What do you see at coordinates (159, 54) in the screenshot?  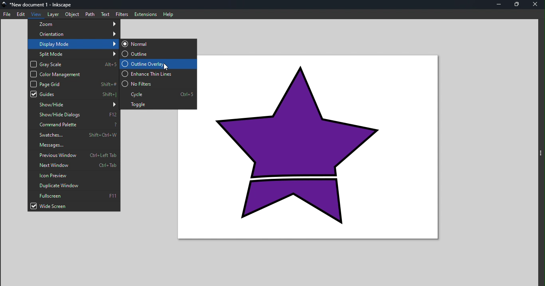 I see `Outline` at bounding box center [159, 54].